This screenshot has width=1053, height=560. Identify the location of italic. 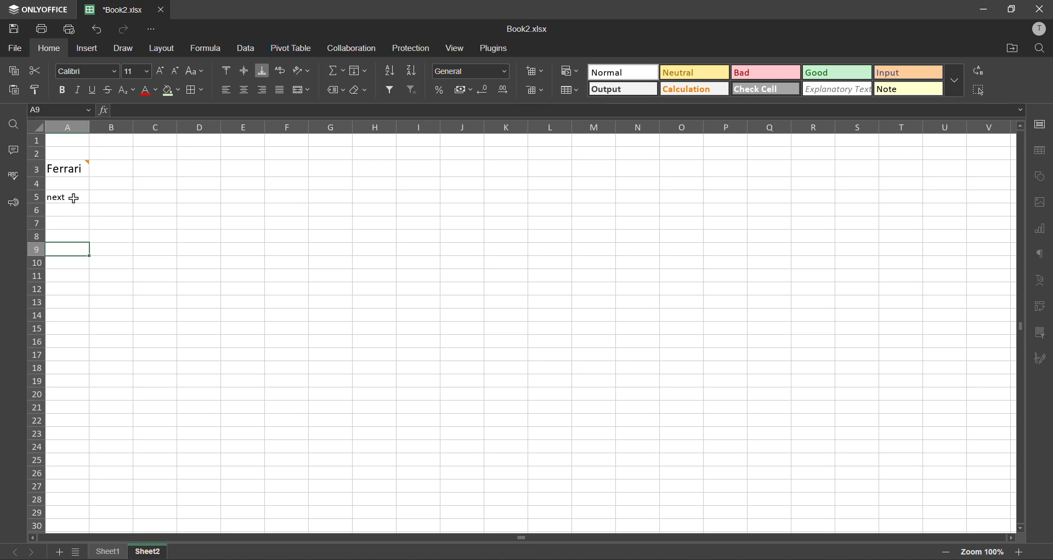
(76, 90).